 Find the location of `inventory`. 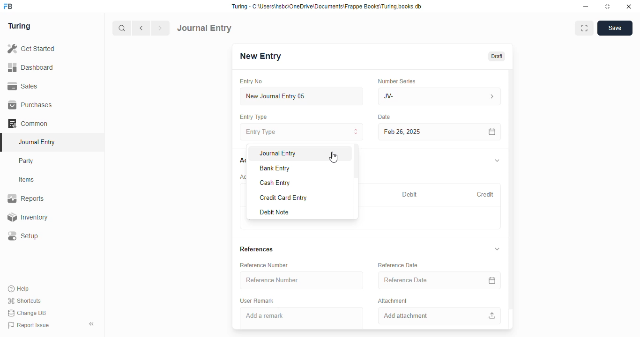

inventory is located at coordinates (27, 217).